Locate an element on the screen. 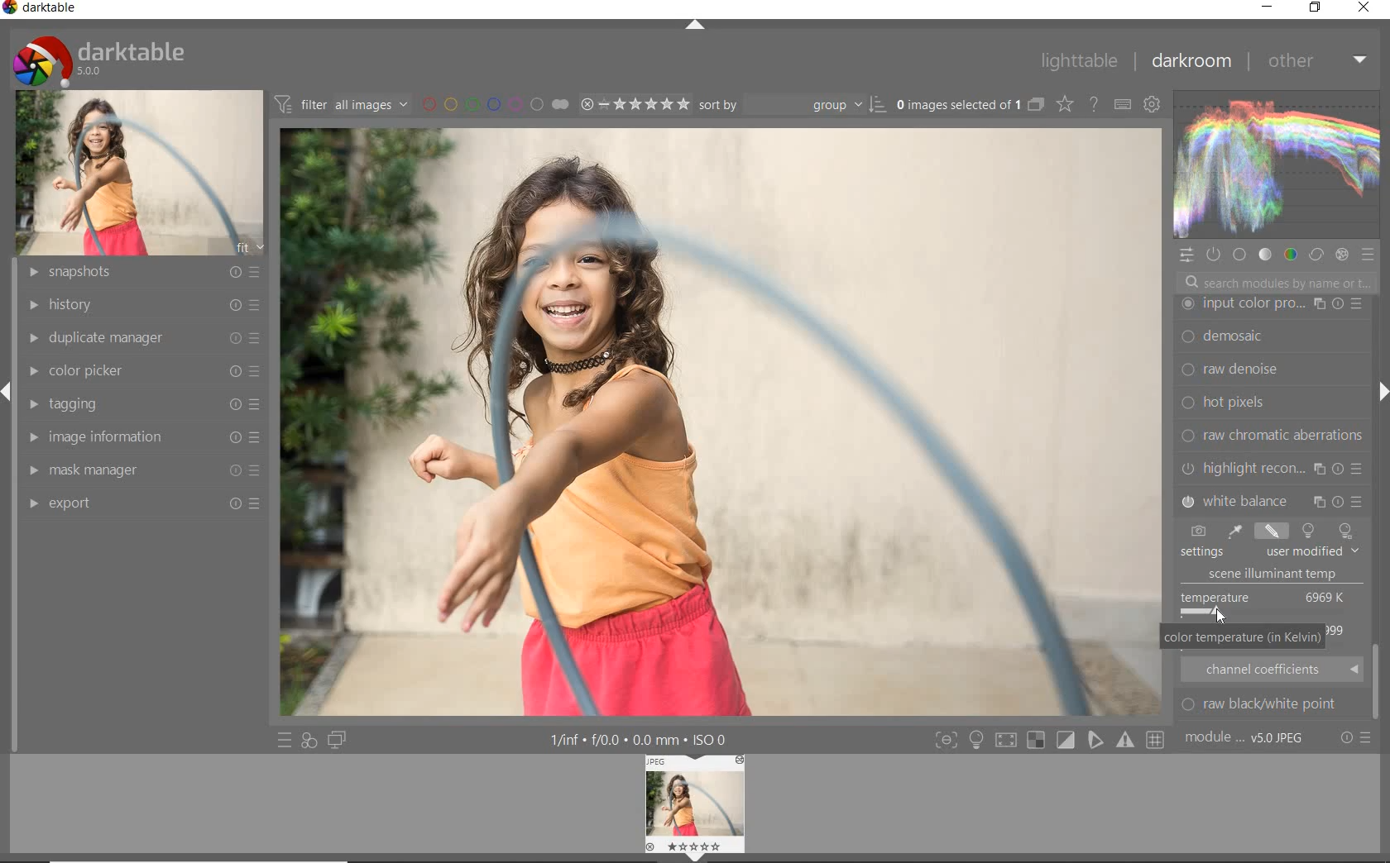 The width and height of the screenshot is (1390, 863). image is located at coordinates (141, 171).